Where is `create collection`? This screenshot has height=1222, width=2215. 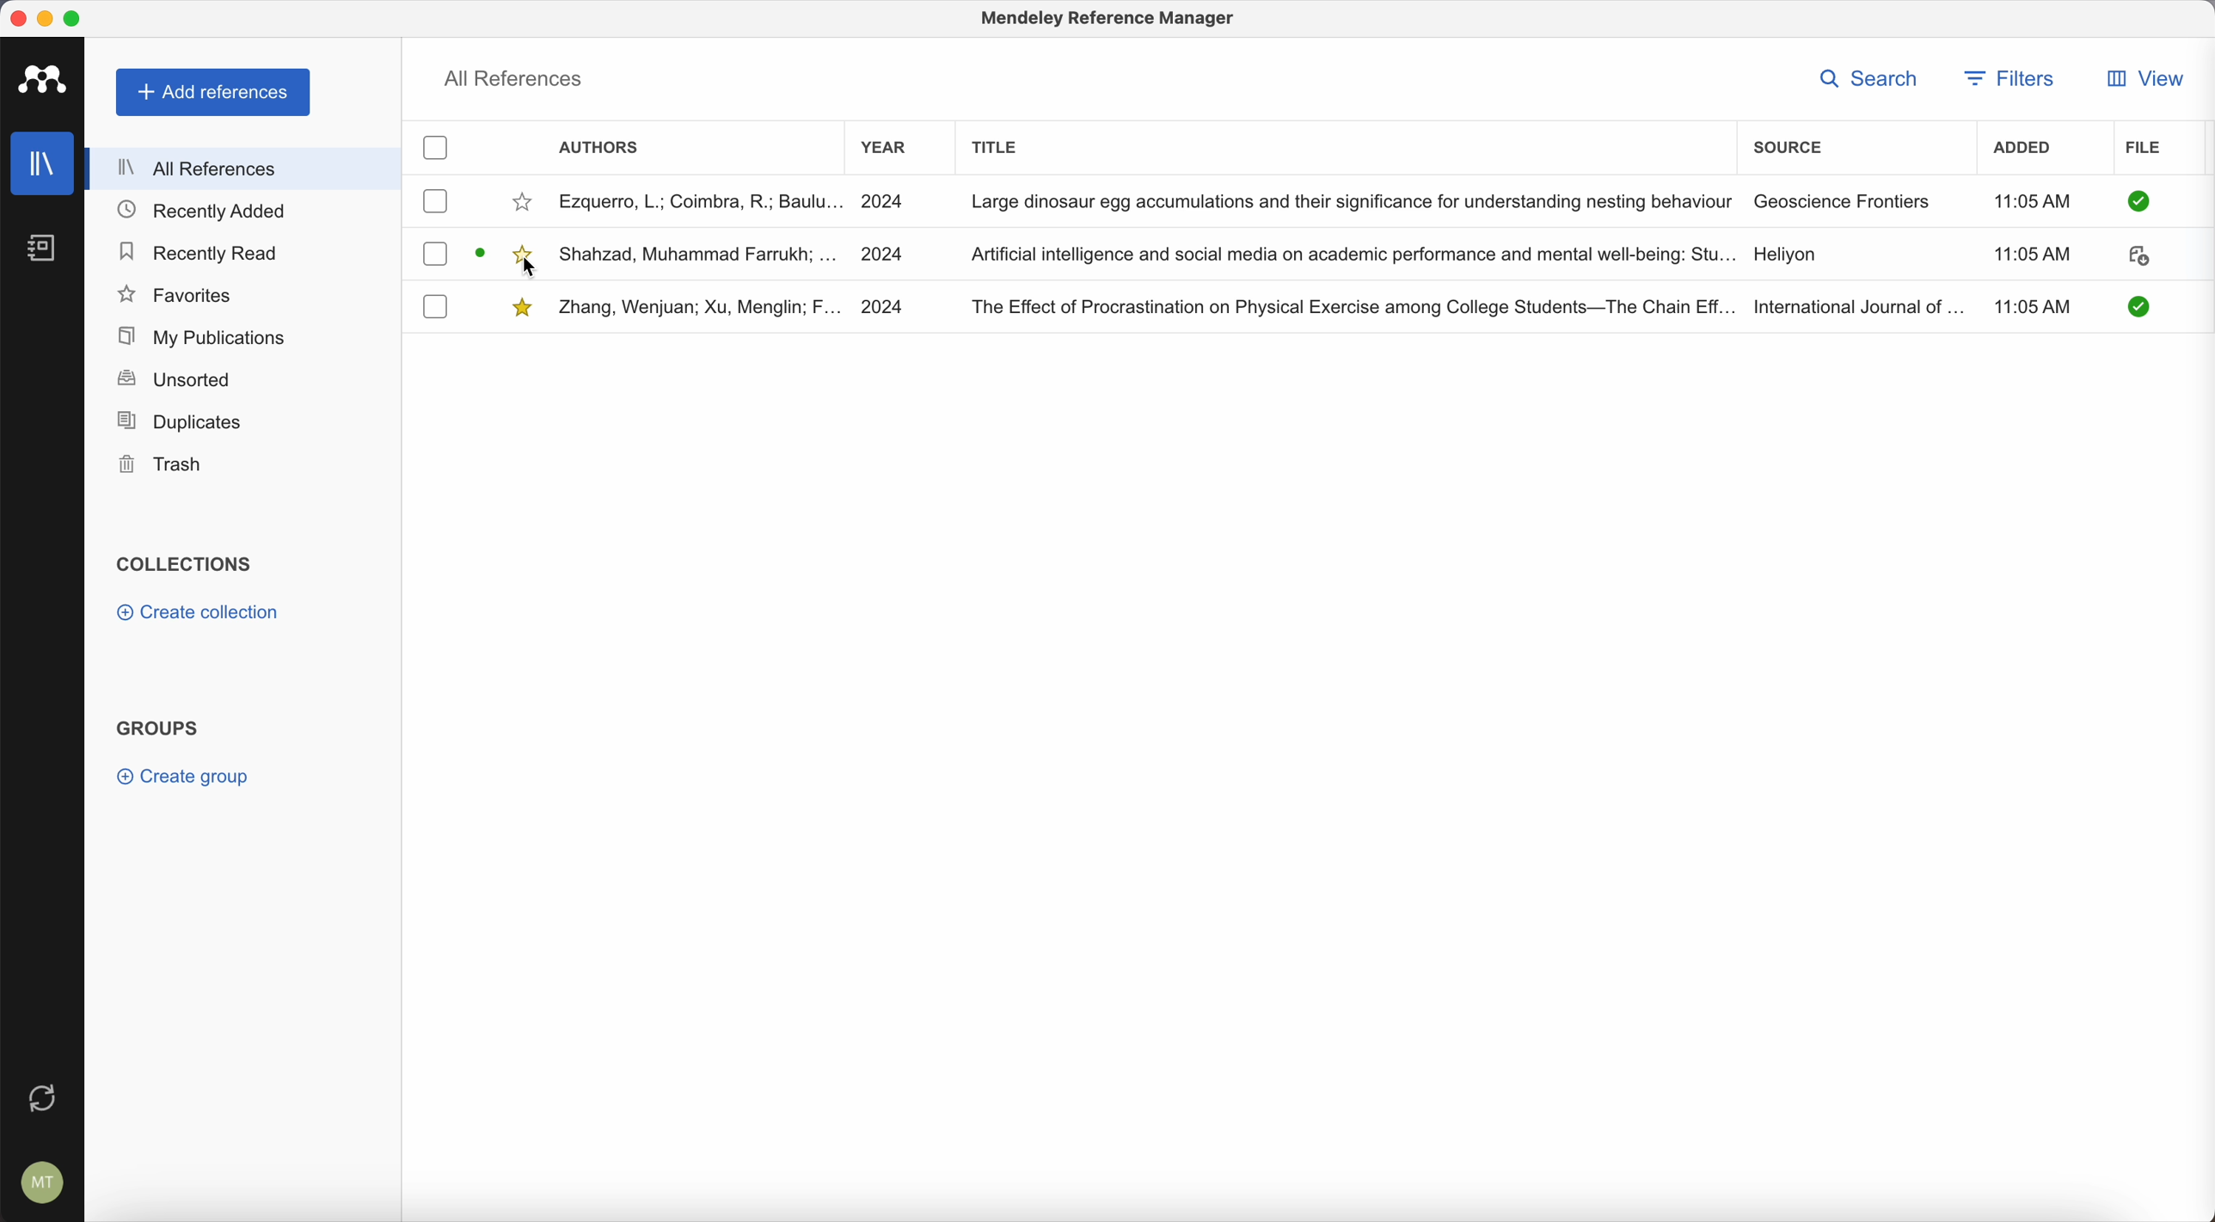
create collection is located at coordinates (198, 616).